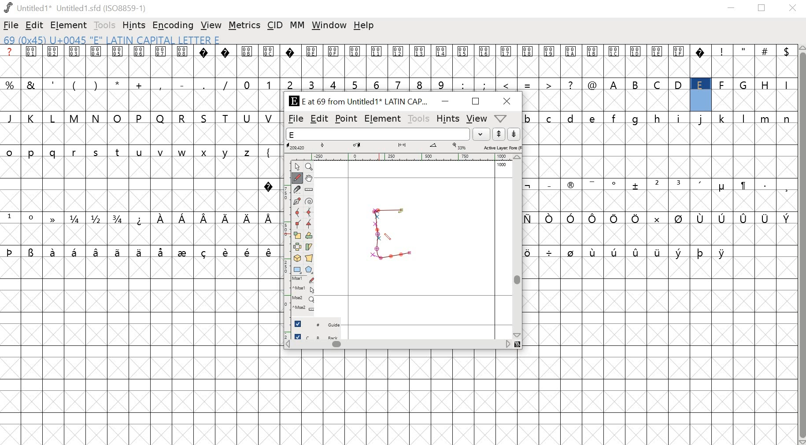 The image size is (806, 445). Describe the element at coordinates (284, 248) in the screenshot. I see `ruler` at that location.